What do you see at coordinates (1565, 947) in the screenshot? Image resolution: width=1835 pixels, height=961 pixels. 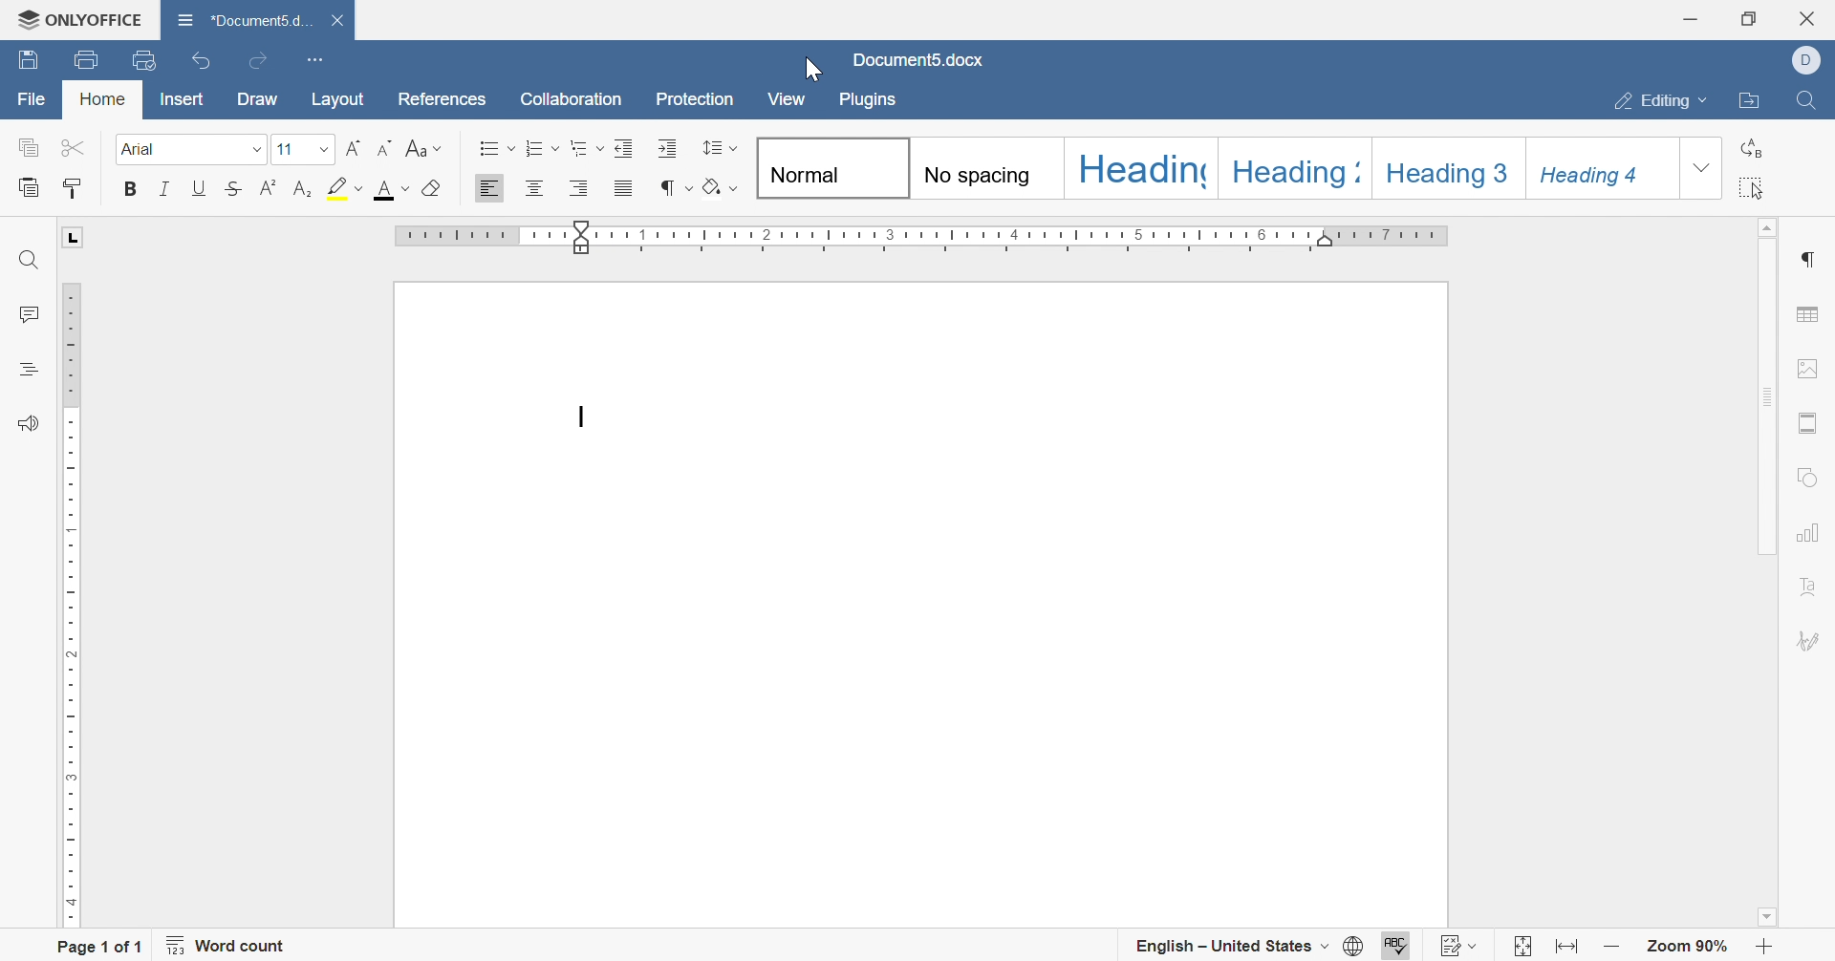 I see `fit to width` at bounding box center [1565, 947].